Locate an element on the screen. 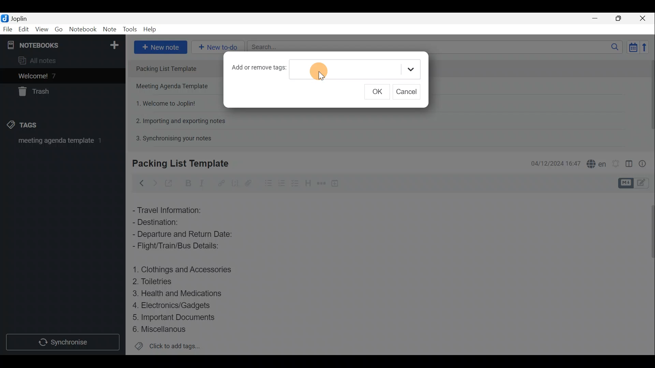 The height and width of the screenshot is (368, 655). Packing List Template is located at coordinates (176, 68).